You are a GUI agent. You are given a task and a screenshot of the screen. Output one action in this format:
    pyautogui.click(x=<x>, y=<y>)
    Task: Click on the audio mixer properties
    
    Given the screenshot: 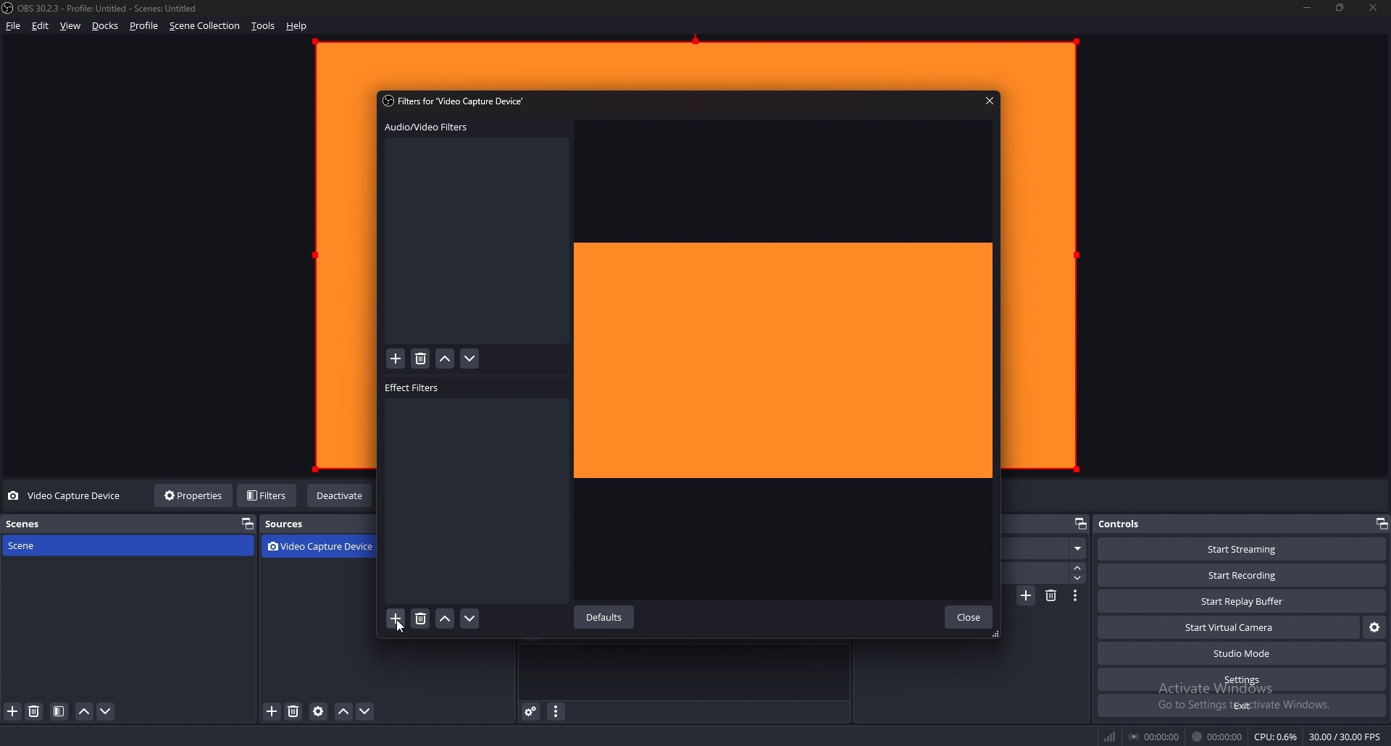 What is the action you would take?
    pyautogui.click(x=555, y=711)
    